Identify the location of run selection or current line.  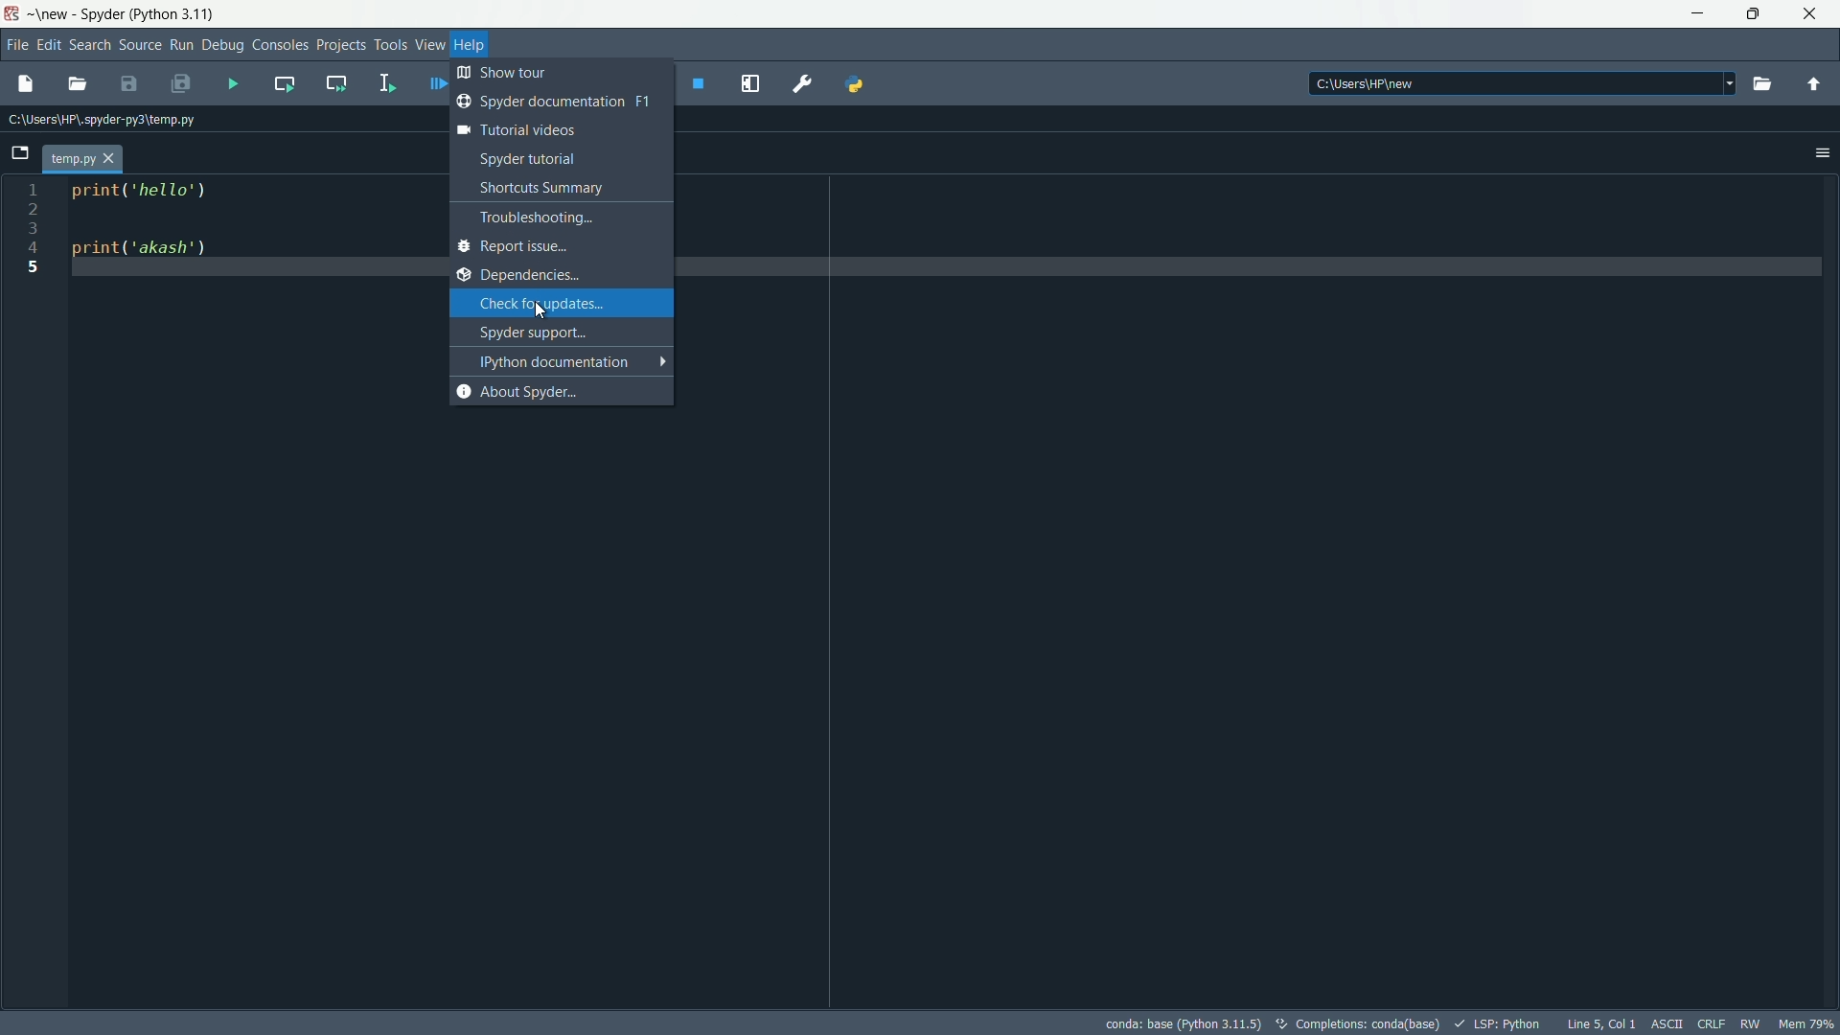
(386, 83).